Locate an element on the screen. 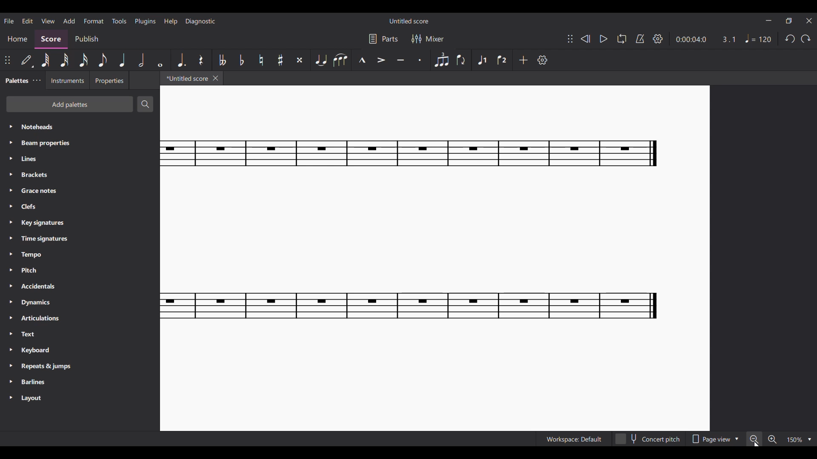  Zoom out, highlighted by cursor is located at coordinates (754, 439).